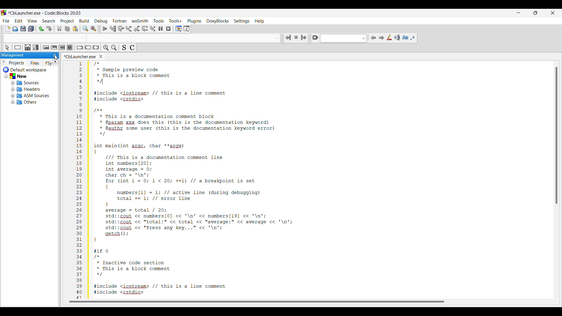 The image size is (562, 316). I want to click on Fortran menu, so click(119, 21).